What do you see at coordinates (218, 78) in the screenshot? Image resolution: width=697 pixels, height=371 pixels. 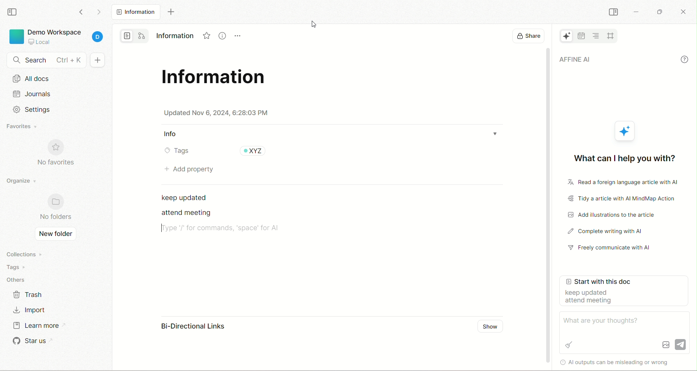 I see `title` at bounding box center [218, 78].